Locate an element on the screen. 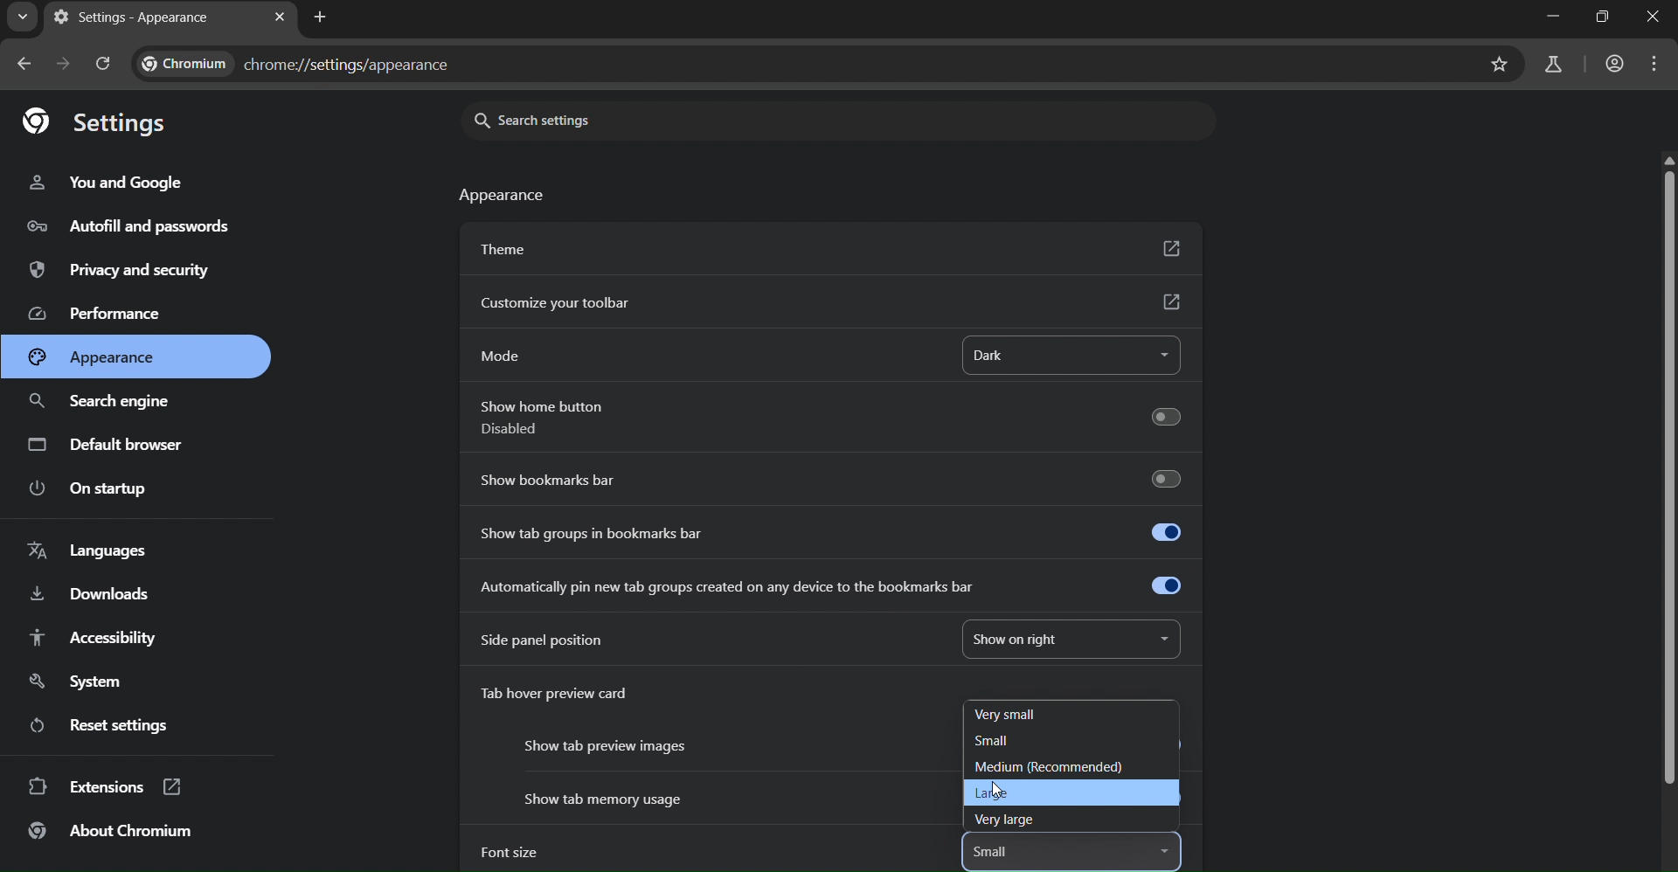 The height and width of the screenshot is (872, 1678). restore down is located at coordinates (1603, 16).